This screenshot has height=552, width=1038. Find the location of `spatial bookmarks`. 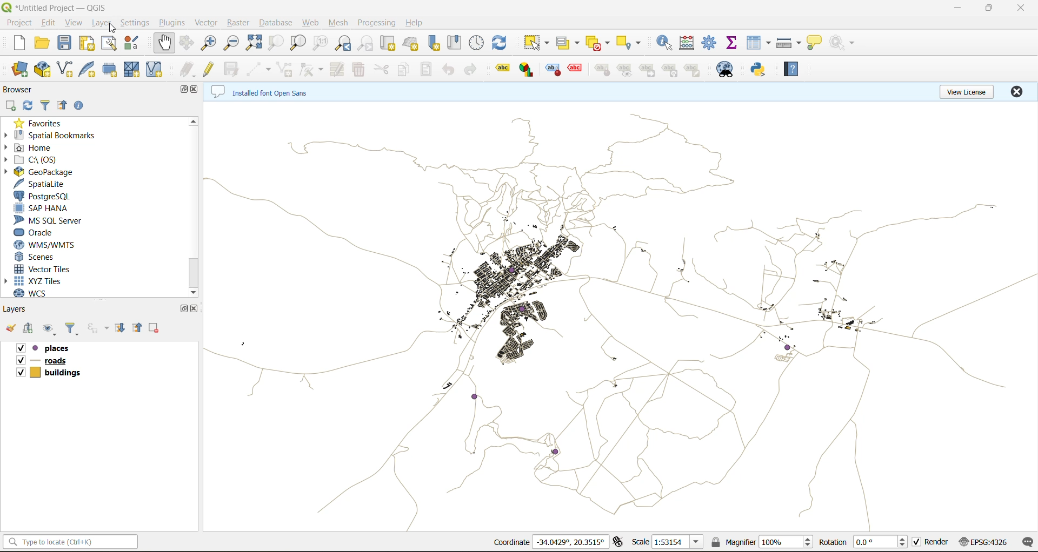

spatial bookmarks is located at coordinates (59, 136).